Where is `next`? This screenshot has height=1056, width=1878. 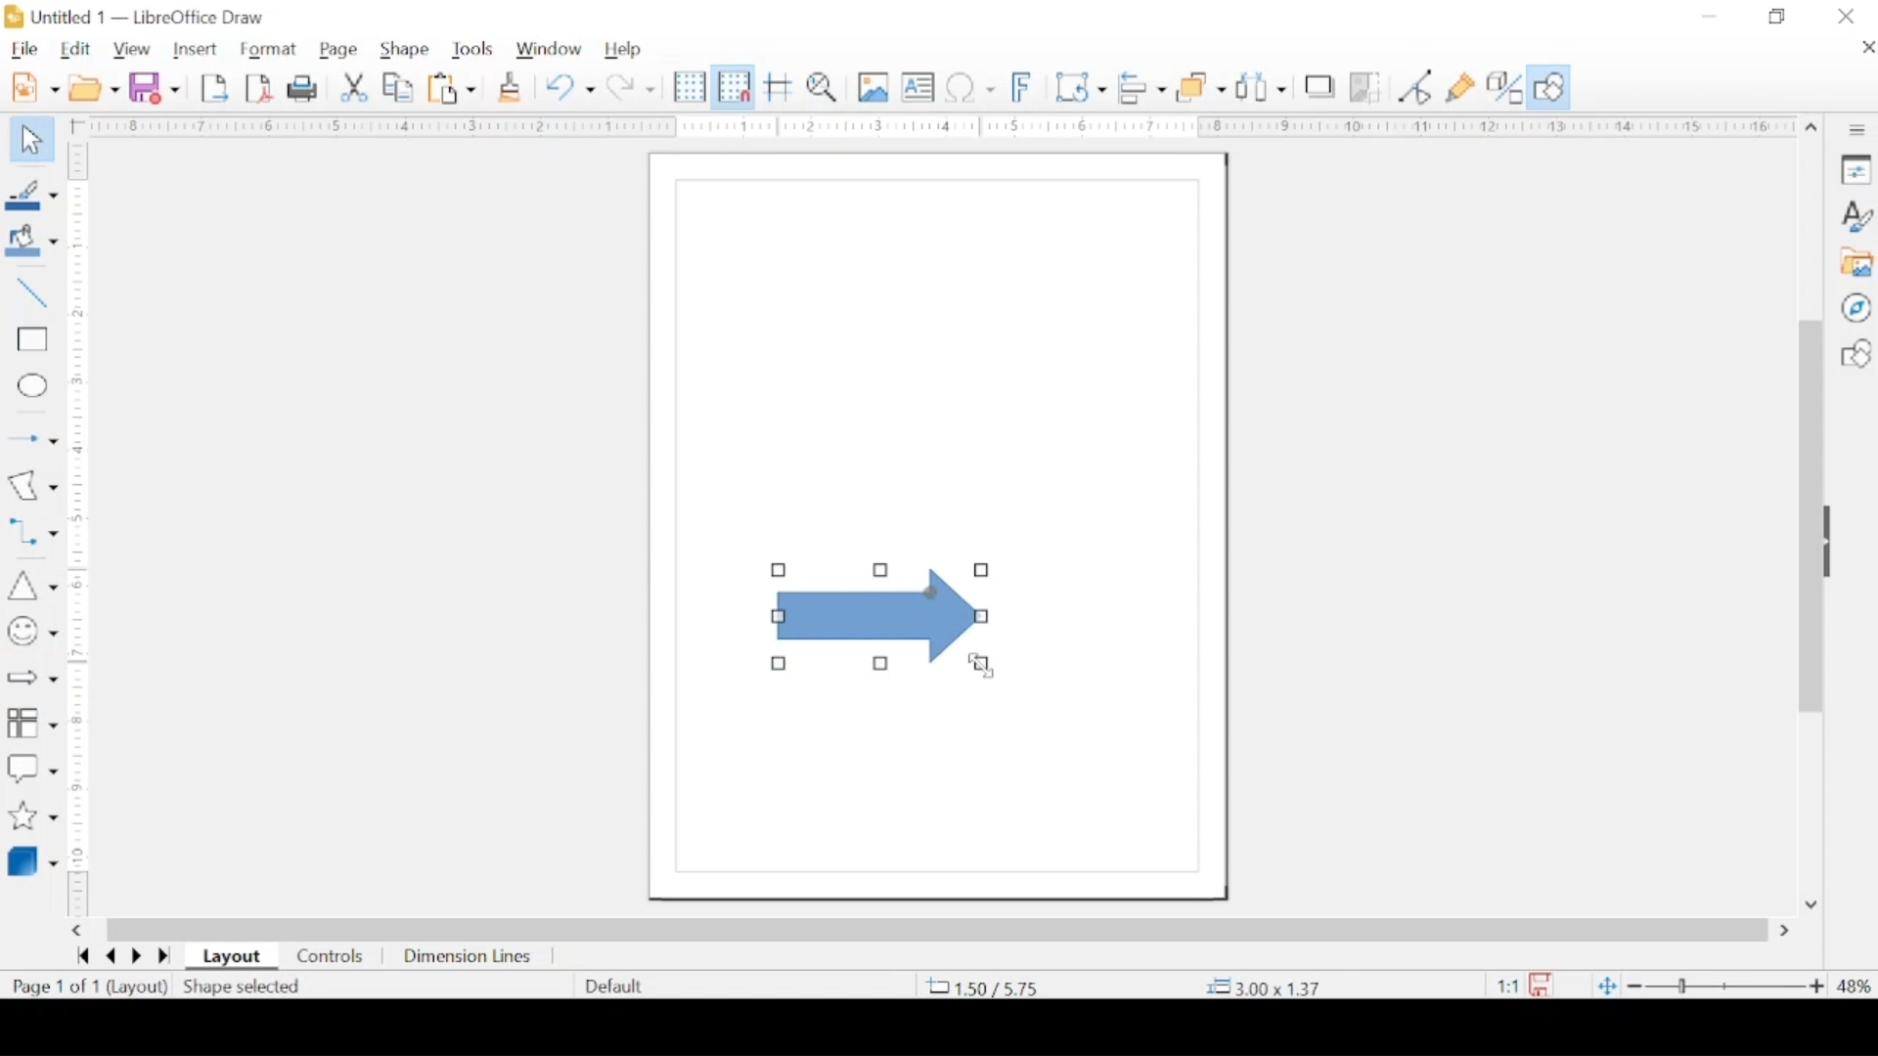 next is located at coordinates (136, 956).